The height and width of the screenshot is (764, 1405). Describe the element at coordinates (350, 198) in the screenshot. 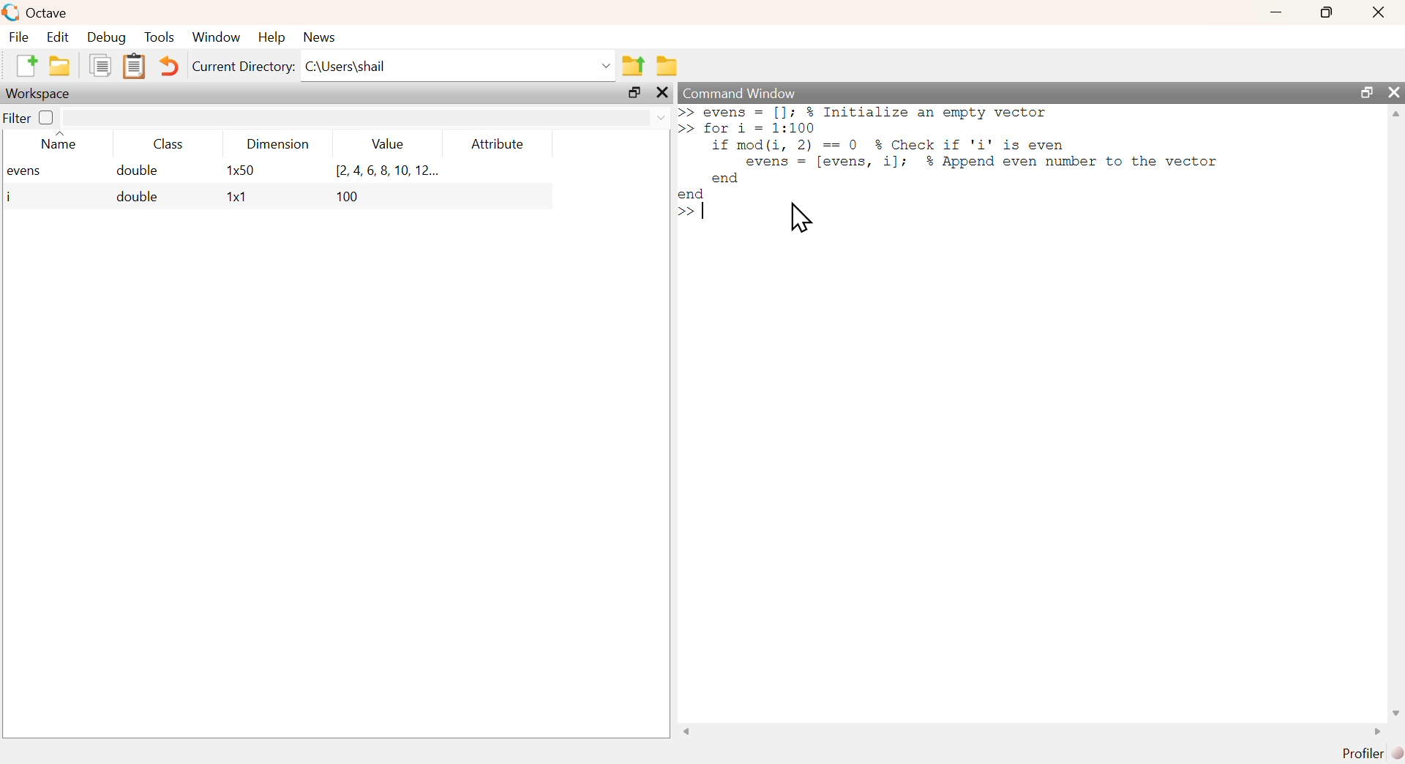

I see `100` at that location.